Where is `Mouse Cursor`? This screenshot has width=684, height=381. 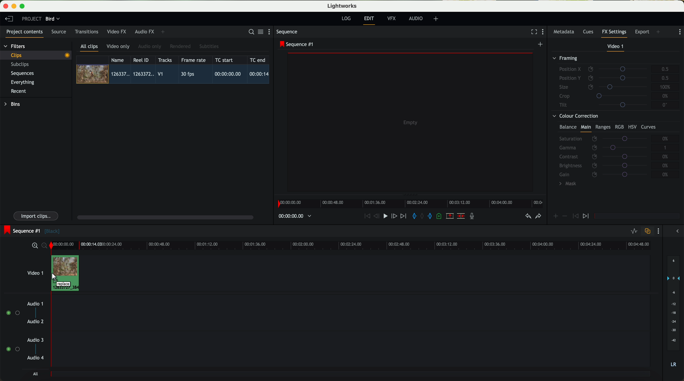 Mouse Cursor is located at coordinates (54, 276).